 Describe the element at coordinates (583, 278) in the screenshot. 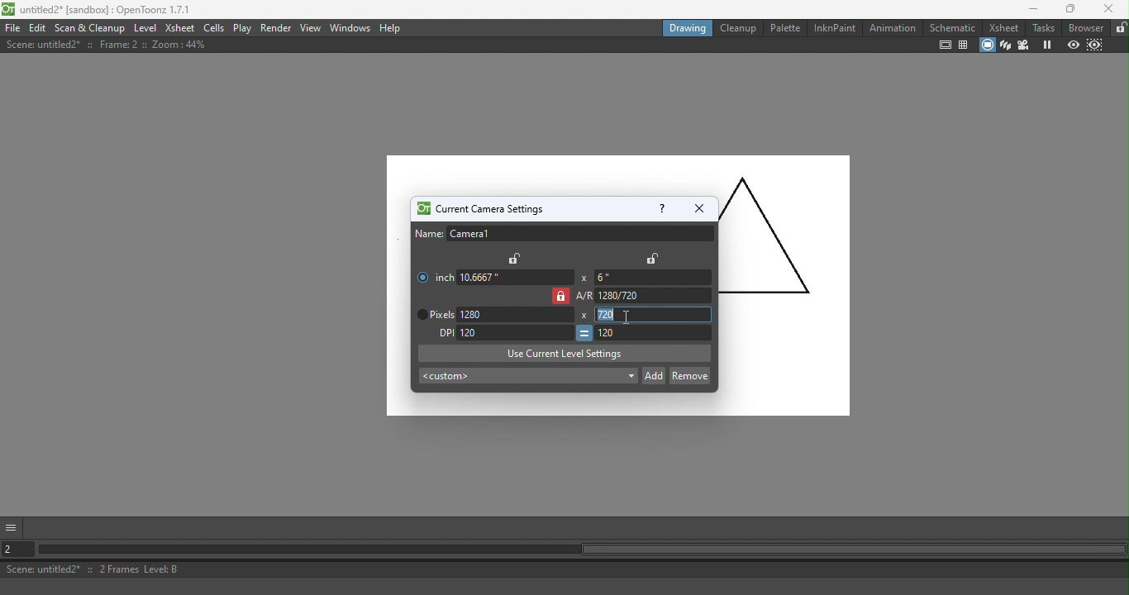

I see `X` at that location.